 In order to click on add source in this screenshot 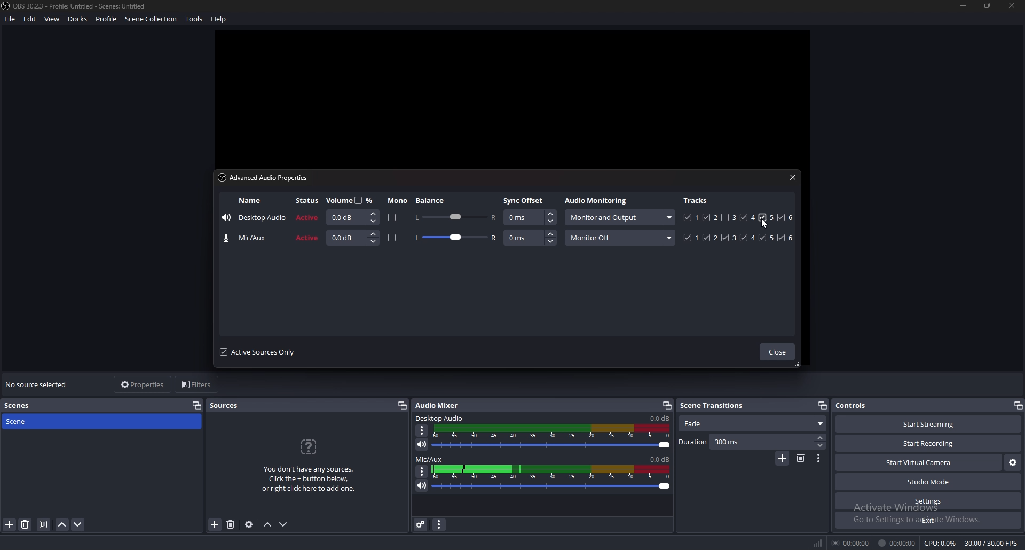, I will do `click(214, 525)`.